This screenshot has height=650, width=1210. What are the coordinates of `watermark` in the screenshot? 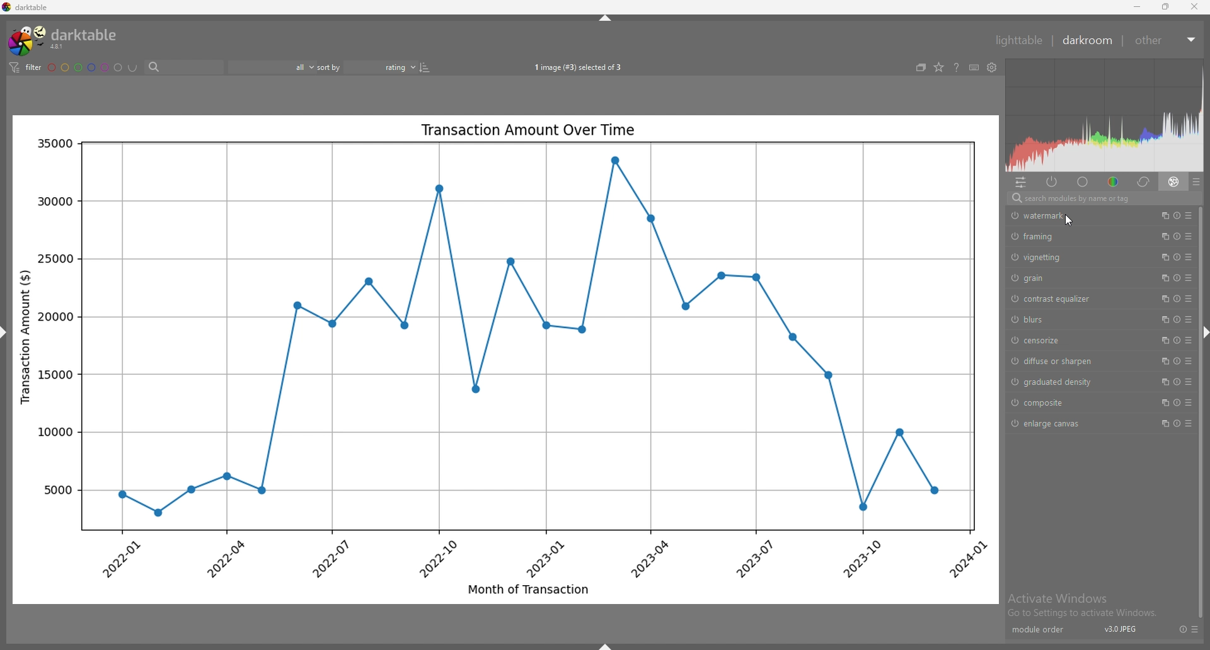 It's located at (1080, 215).